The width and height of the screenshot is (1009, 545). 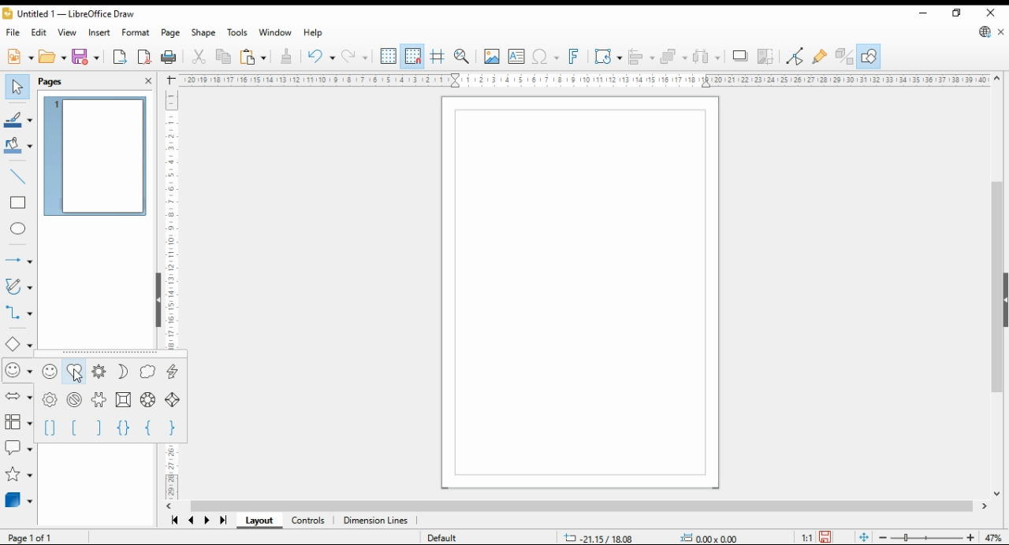 What do you see at coordinates (581, 293) in the screenshot?
I see `Page` at bounding box center [581, 293].